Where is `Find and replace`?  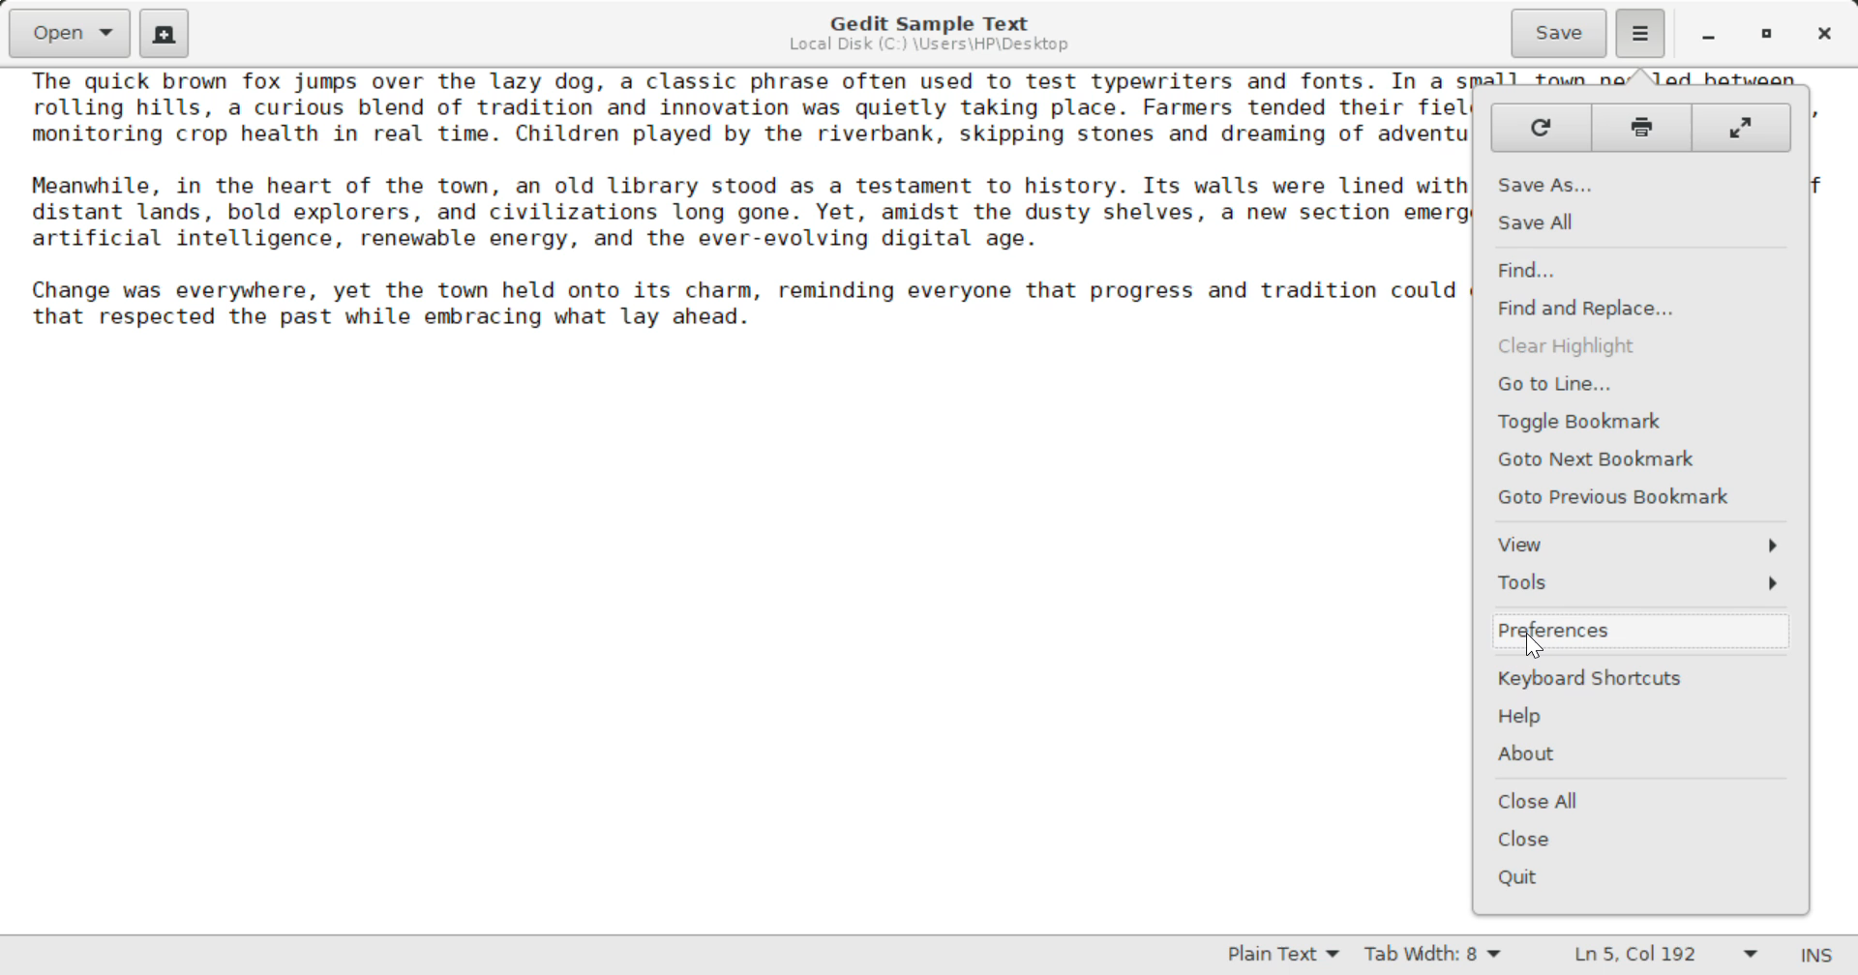
Find and replace is located at coordinates (1608, 306).